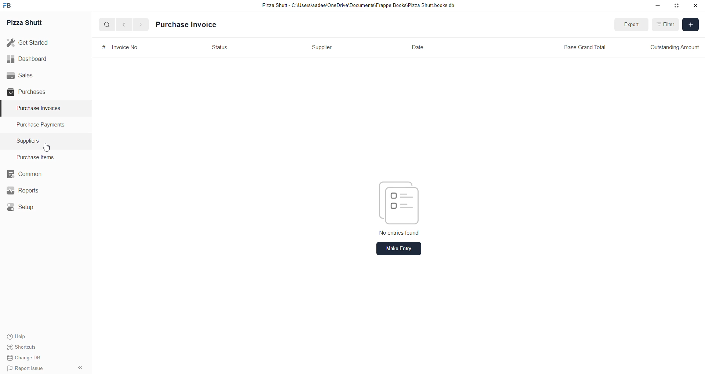 The width and height of the screenshot is (705, 374). What do you see at coordinates (104, 25) in the screenshot?
I see `search` at bounding box center [104, 25].